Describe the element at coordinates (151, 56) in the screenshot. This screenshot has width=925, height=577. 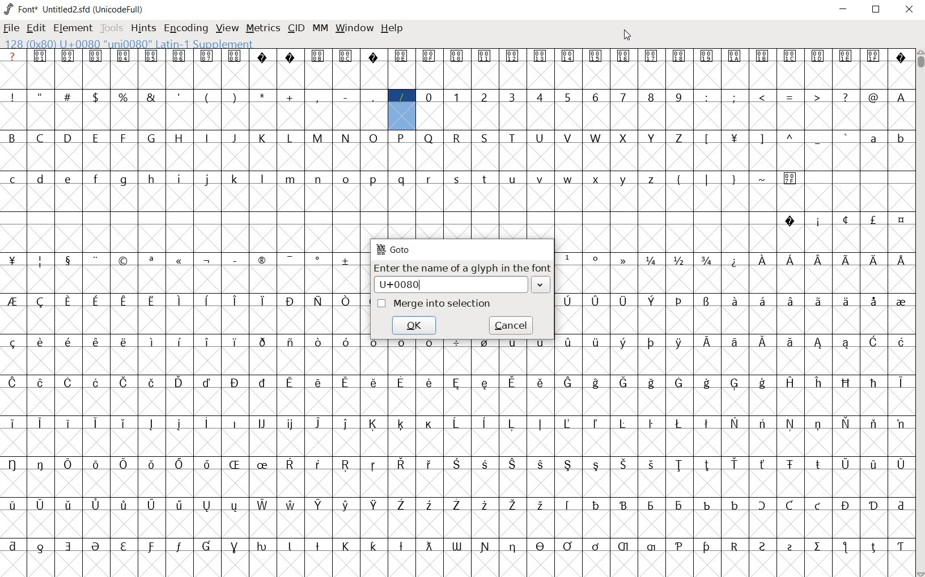
I see `glyph` at that location.